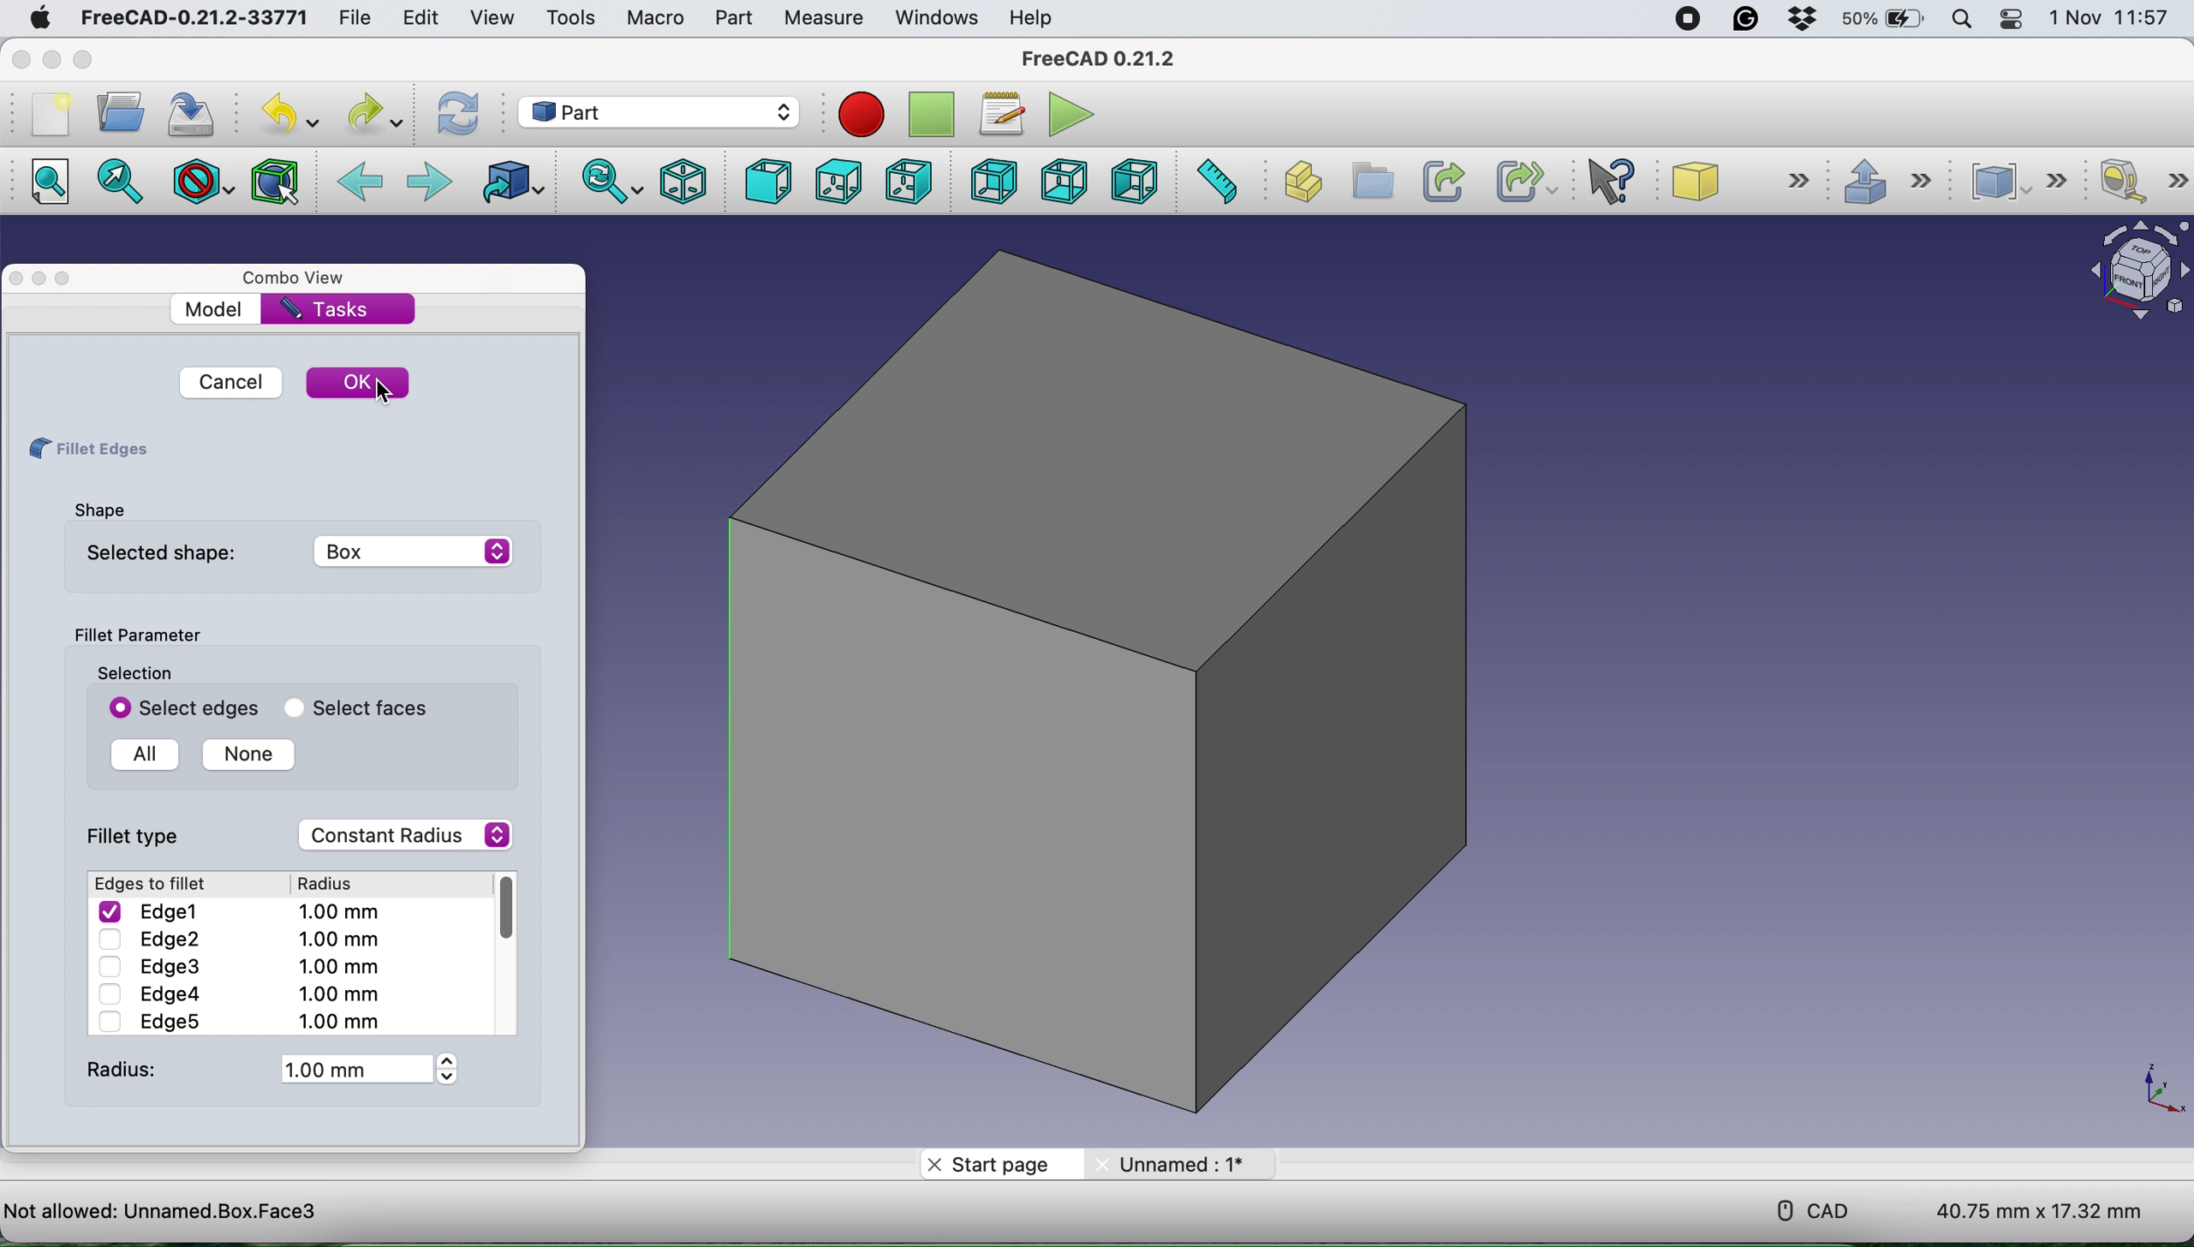 The image size is (2194, 1247). Describe the element at coordinates (1299, 182) in the screenshot. I see `create part` at that location.